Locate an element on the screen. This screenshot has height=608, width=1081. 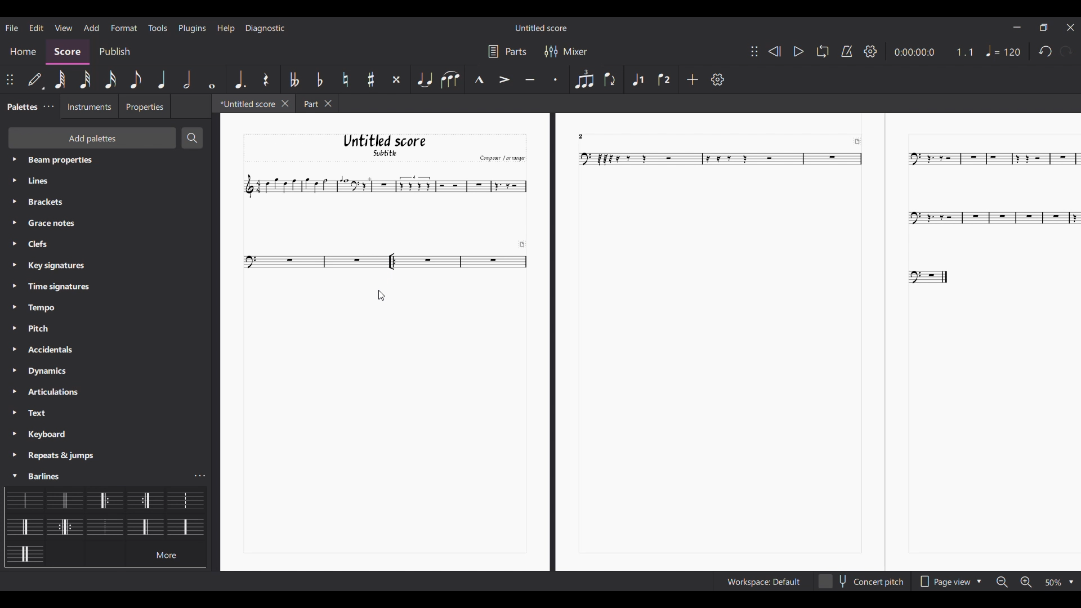
Toggle double flat is located at coordinates (293, 79).